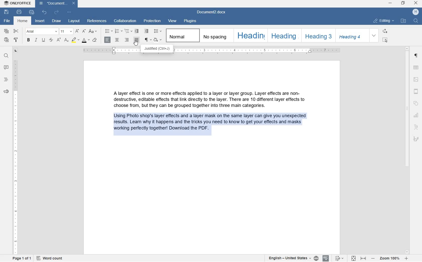 This screenshot has height=262, width=422. I want to click on QUICK PRINT, so click(32, 12).